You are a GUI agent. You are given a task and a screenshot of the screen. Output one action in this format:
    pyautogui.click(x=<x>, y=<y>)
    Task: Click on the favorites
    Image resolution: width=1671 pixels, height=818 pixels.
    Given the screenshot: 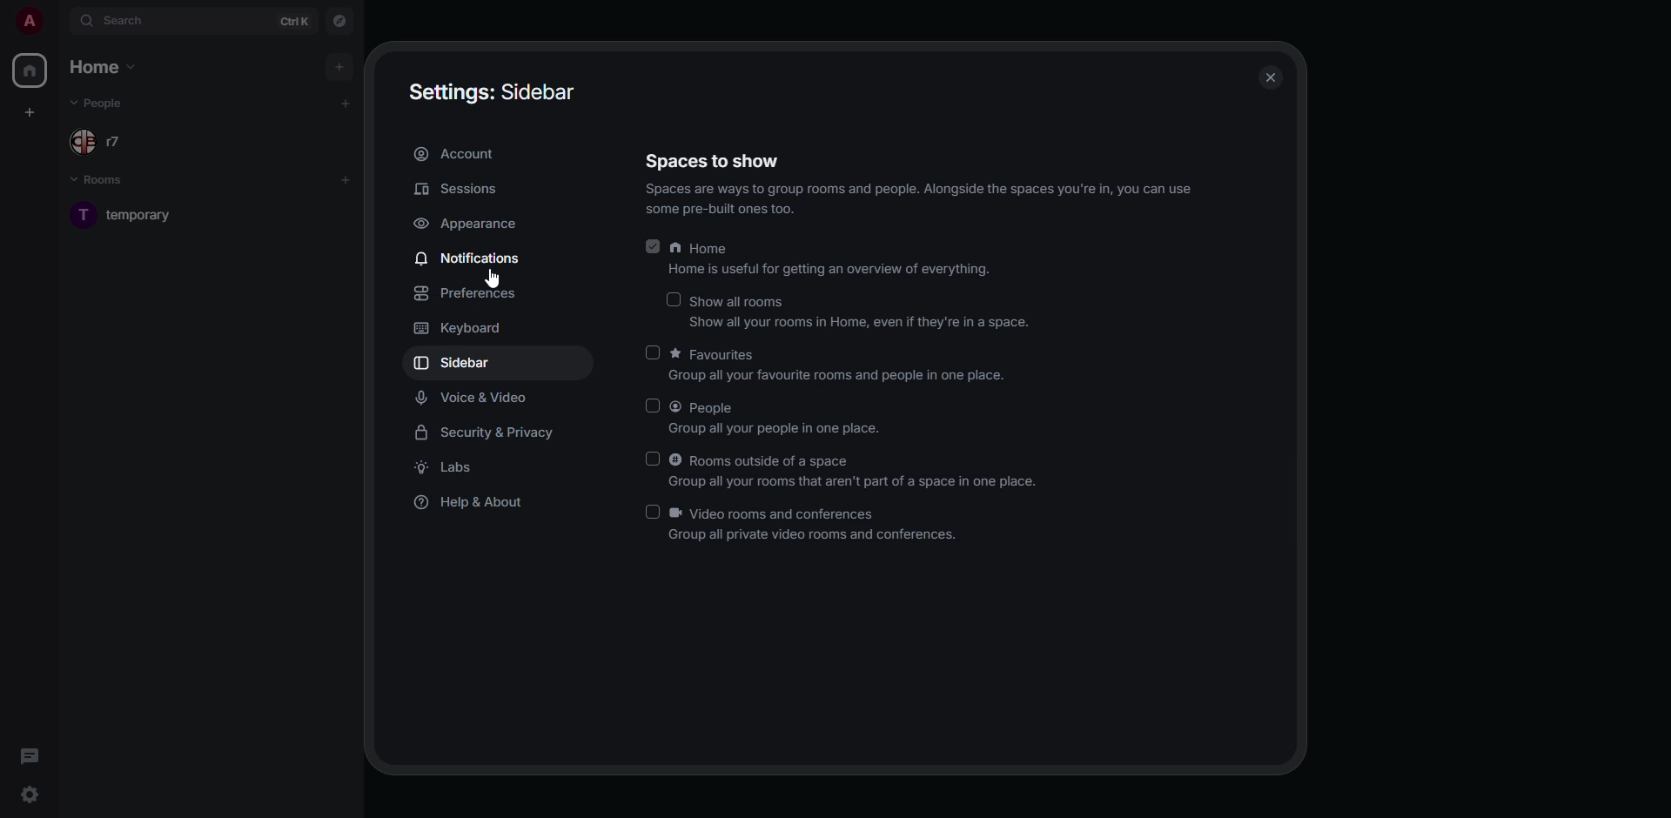 What is the action you would take?
    pyautogui.click(x=841, y=365)
    